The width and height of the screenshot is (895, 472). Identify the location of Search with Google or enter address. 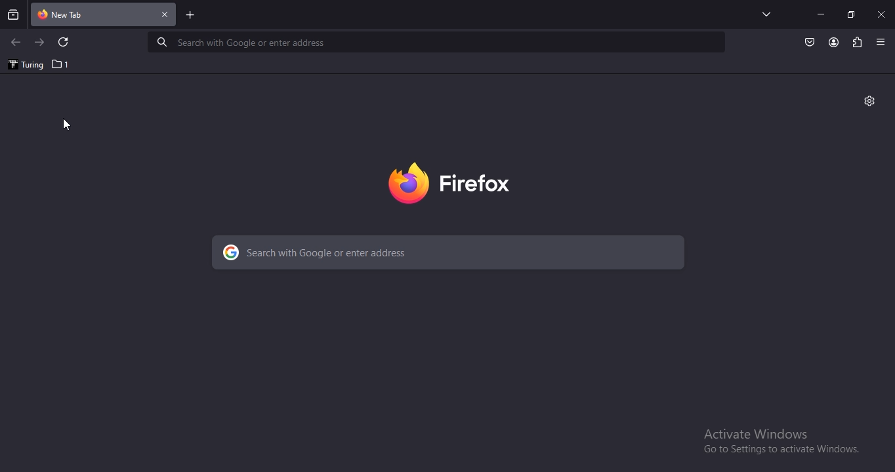
(239, 43).